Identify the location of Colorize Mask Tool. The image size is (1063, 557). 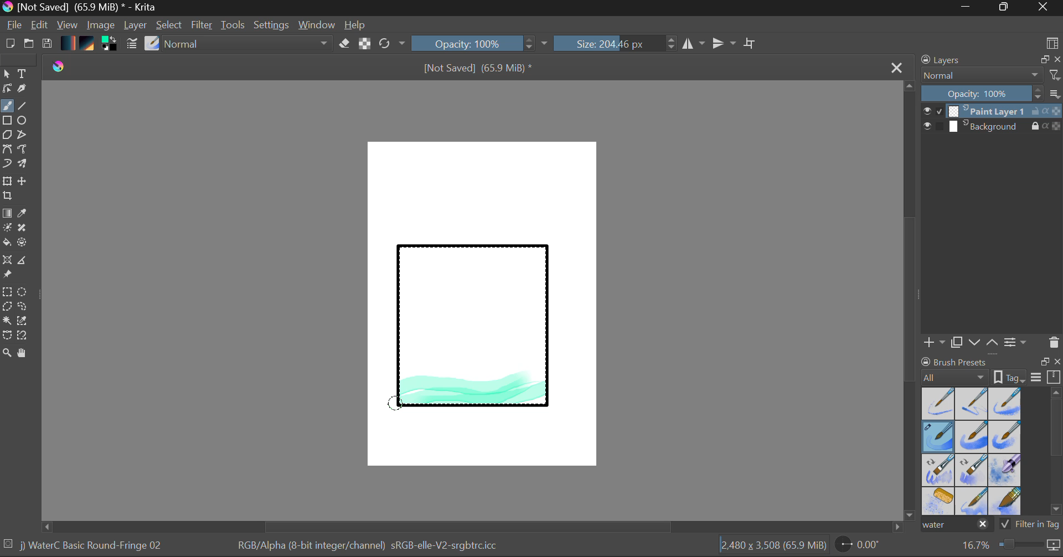
(8, 229).